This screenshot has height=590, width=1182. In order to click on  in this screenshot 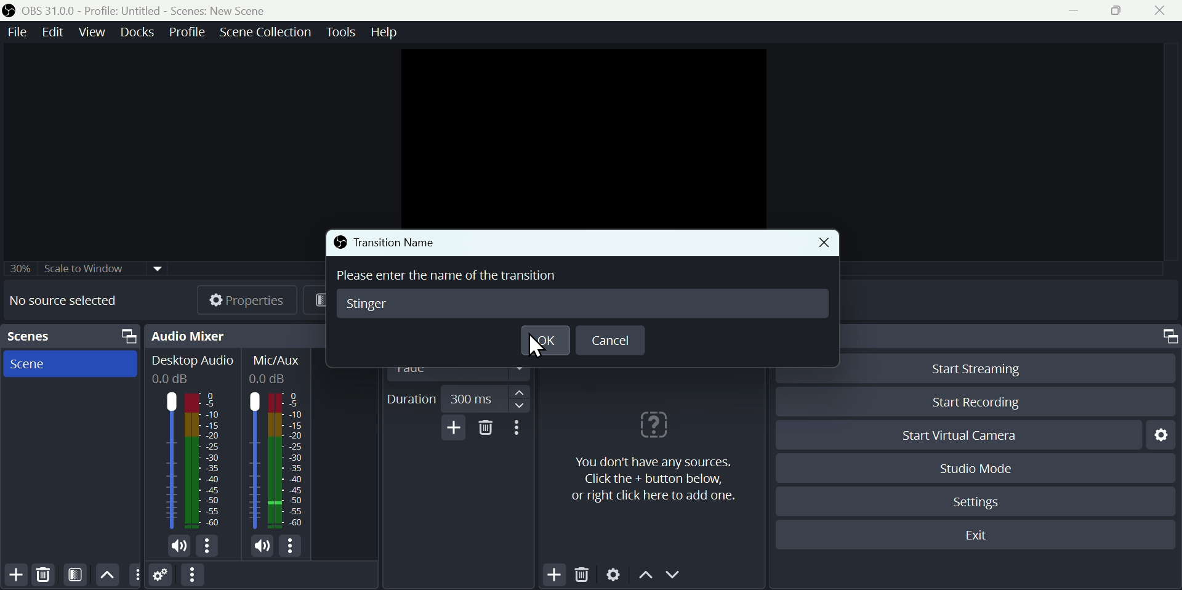, I will do `click(188, 30)`.